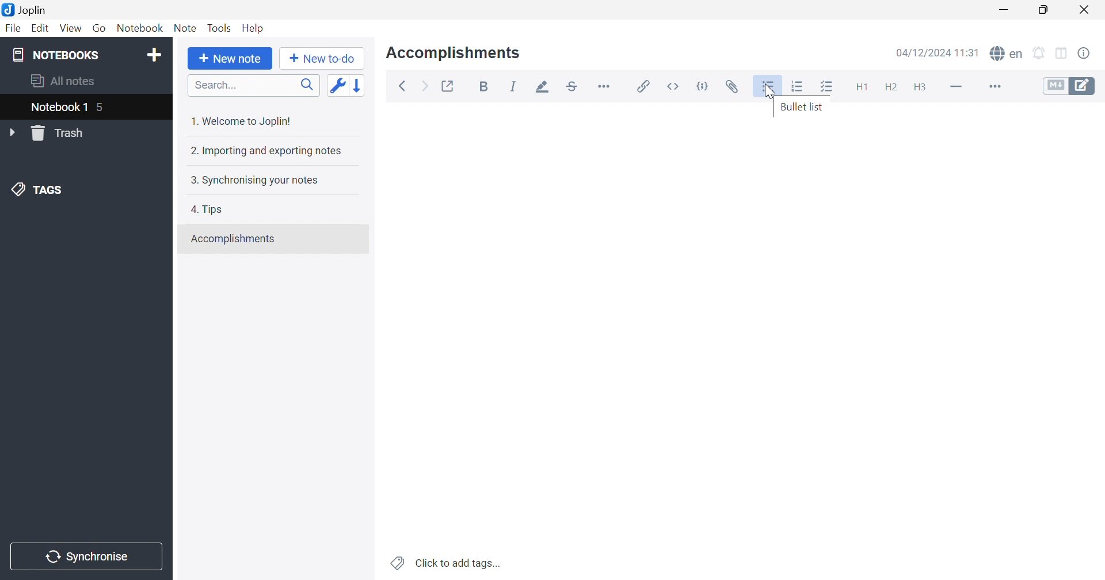  I want to click on Notebook, so click(139, 28).